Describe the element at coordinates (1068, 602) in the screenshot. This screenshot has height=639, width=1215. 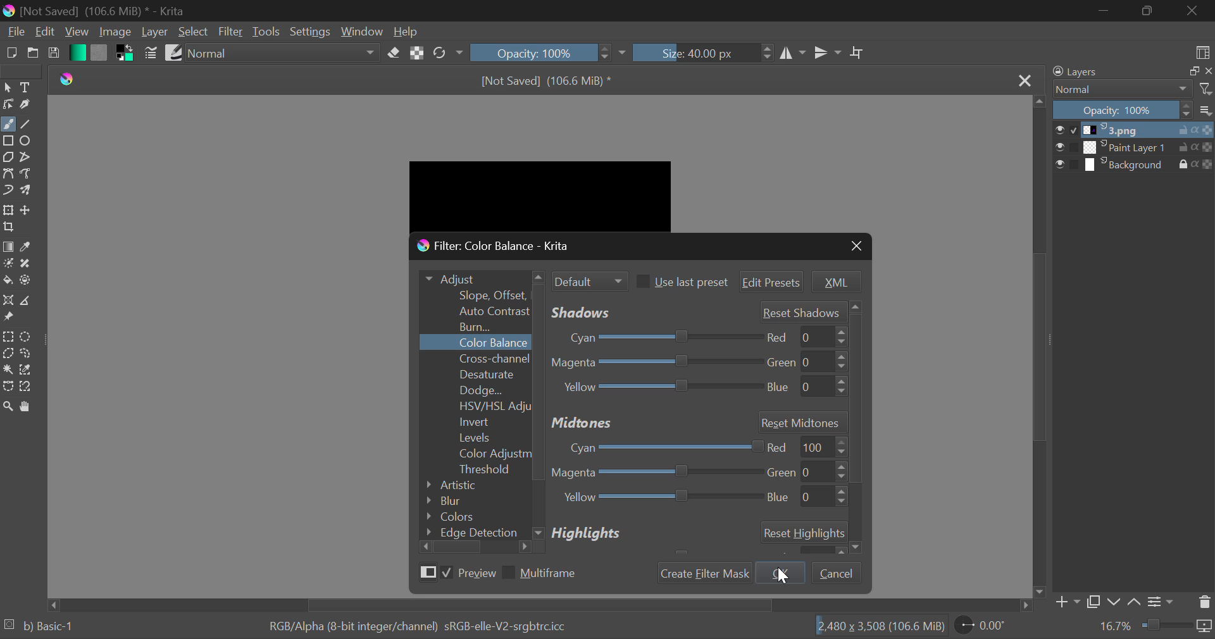
I see `Add Layer` at that location.